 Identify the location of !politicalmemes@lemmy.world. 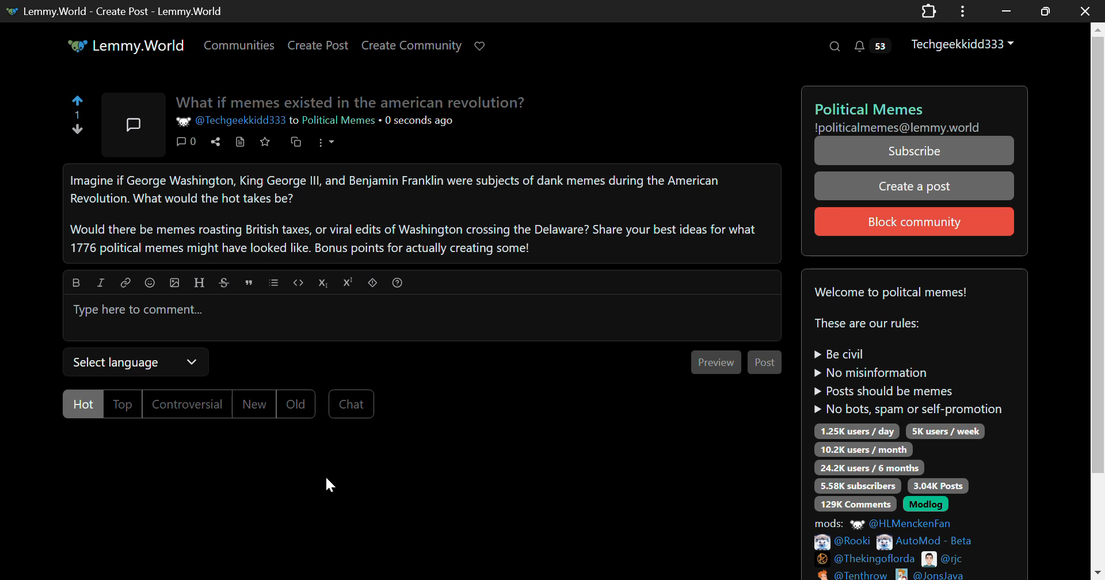
(898, 127).